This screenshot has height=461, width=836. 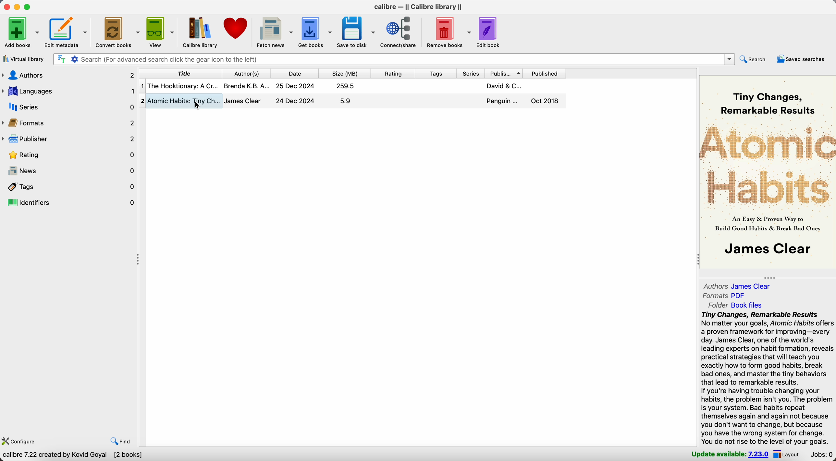 I want to click on remove books, so click(x=447, y=31).